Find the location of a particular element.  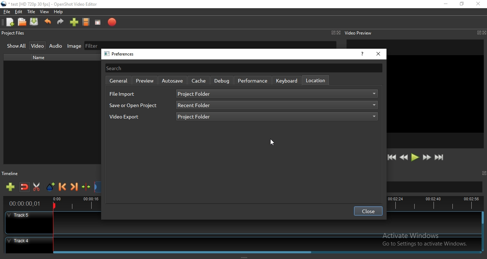

Video is located at coordinates (38, 45).